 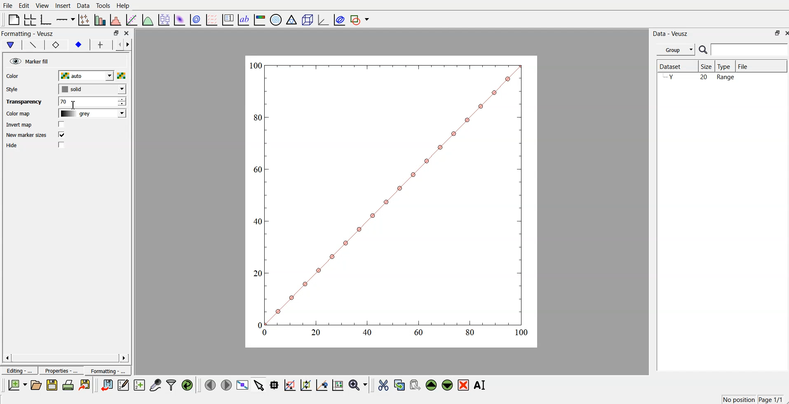 What do you see at coordinates (707, 66) in the screenshot?
I see `Size` at bounding box center [707, 66].